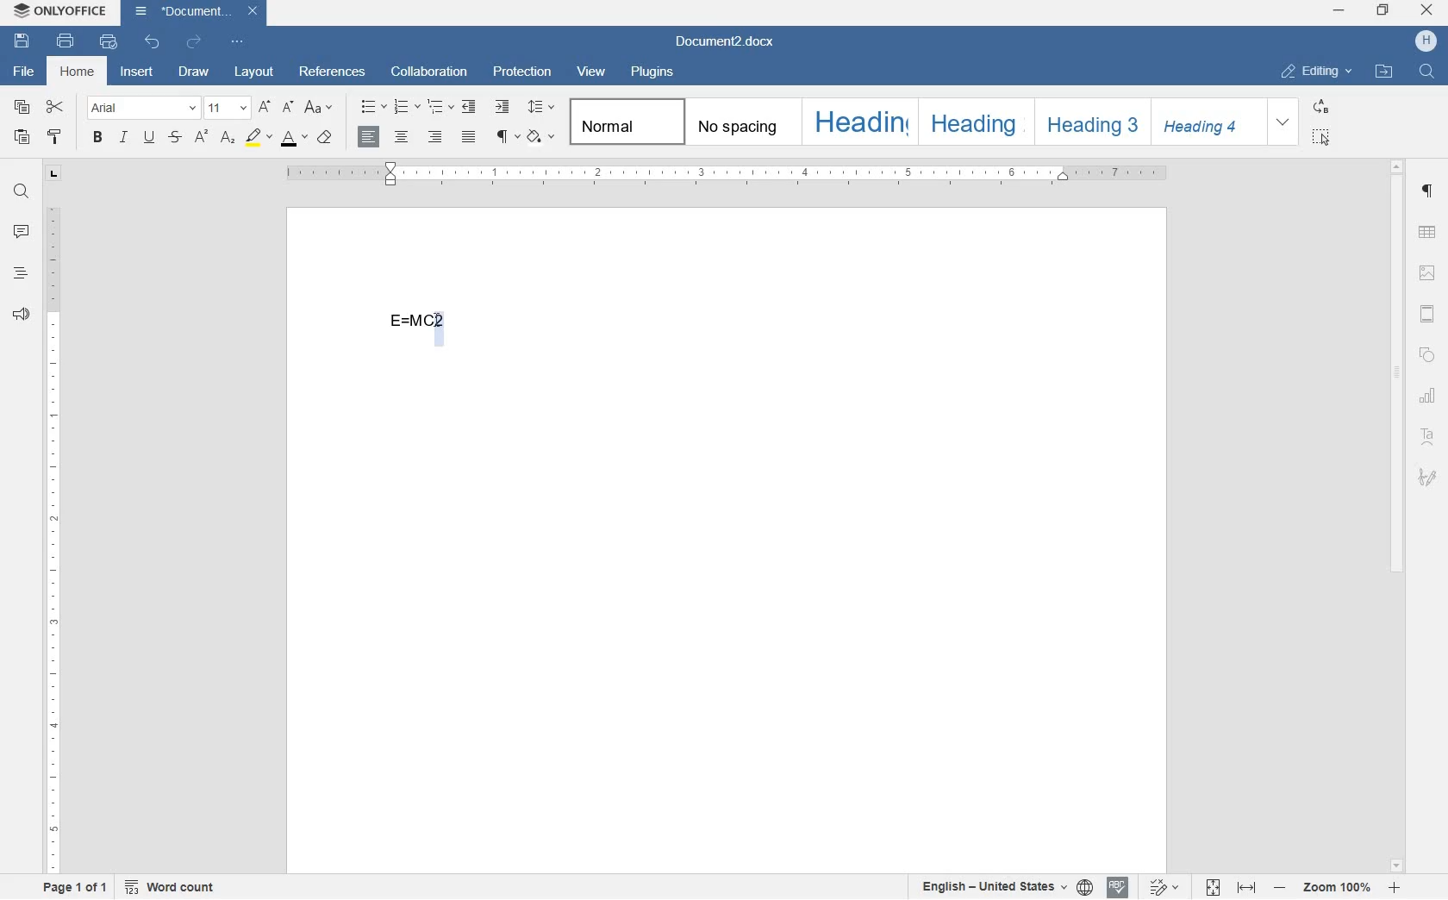 The height and width of the screenshot is (900, 1448). What do you see at coordinates (1429, 314) in the screenshot?
I see `header & footer` at bounding box center [1429, 314].